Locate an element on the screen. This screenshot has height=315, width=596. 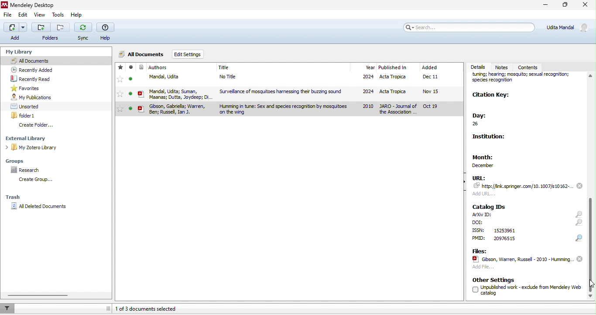
month: december is located at coordinates (491, 159).